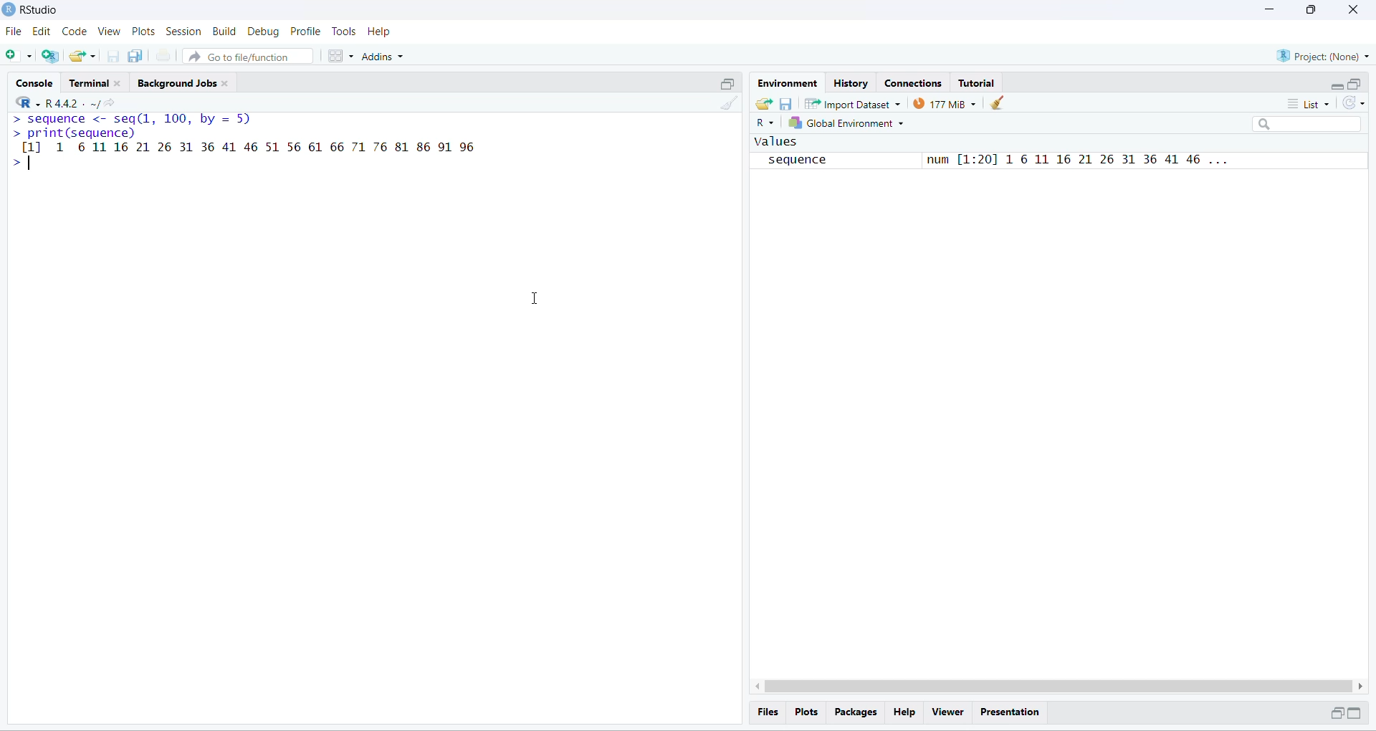 Image resolution: width=1376 pixels, height=731 pixels. What do you see at coordinates (84, 57) in the screenshot?
I see `share folder as` at bounding box center [84, 57].